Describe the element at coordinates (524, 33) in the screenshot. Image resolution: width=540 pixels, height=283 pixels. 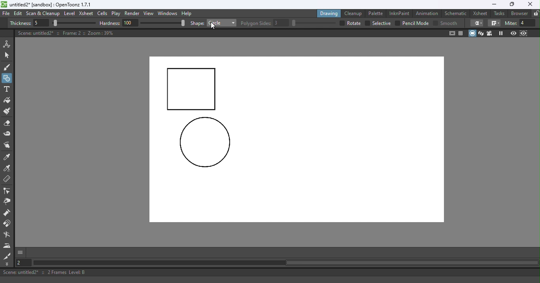
I see `Sub-Camera view` at that location.